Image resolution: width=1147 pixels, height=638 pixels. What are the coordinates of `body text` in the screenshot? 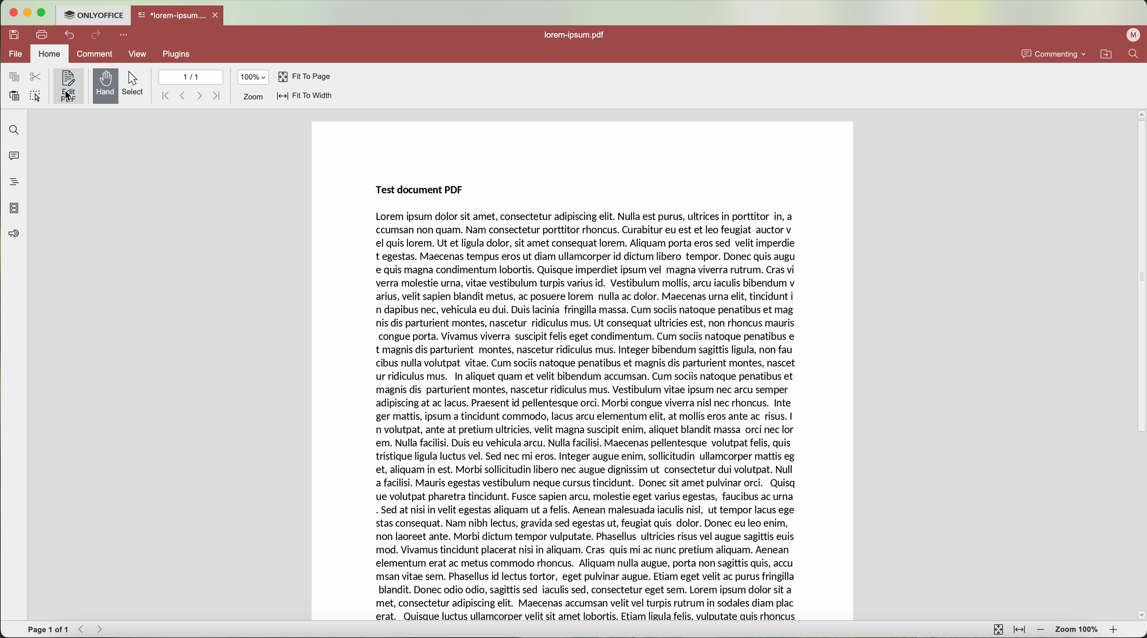 It's located at (585, 416).